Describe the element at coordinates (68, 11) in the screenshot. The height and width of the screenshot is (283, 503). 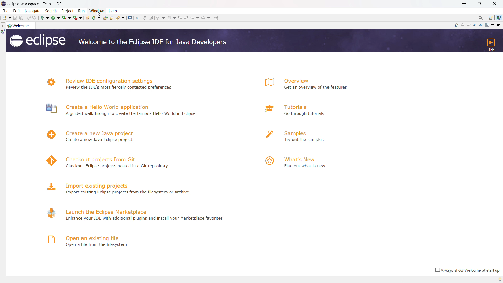
I see `project` at that location.